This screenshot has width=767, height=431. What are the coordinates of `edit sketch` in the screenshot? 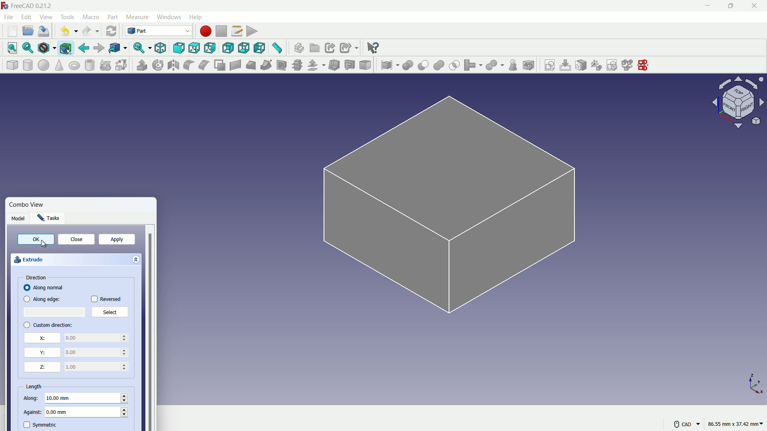 It's located at (565, 65).